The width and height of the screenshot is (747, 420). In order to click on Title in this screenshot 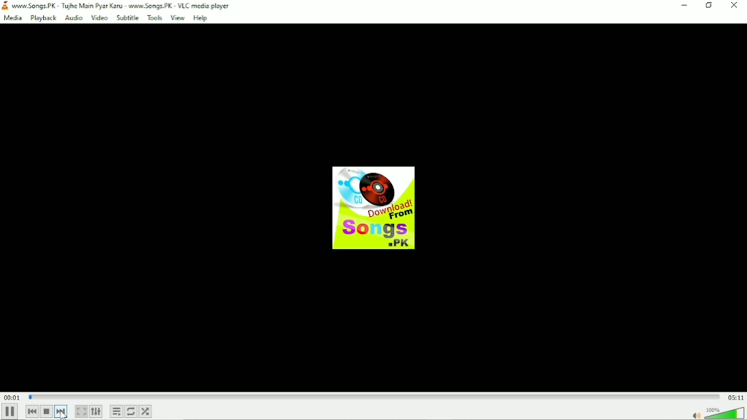, I will do `click(124, 5)`.